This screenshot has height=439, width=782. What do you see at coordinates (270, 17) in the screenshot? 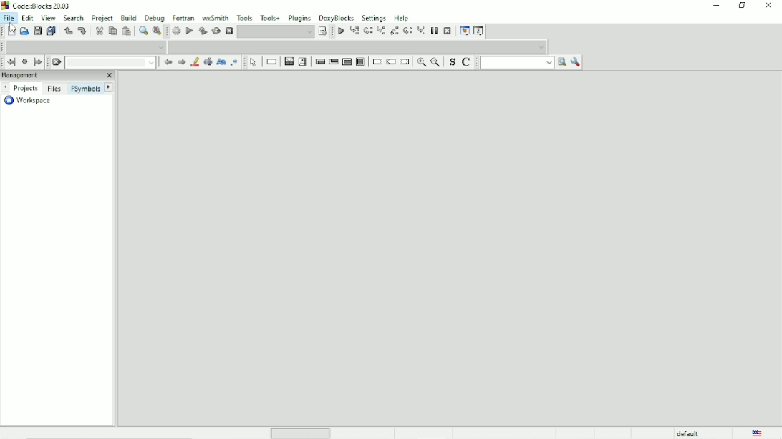
I see `Tools+` at bounding box center [270, 17].